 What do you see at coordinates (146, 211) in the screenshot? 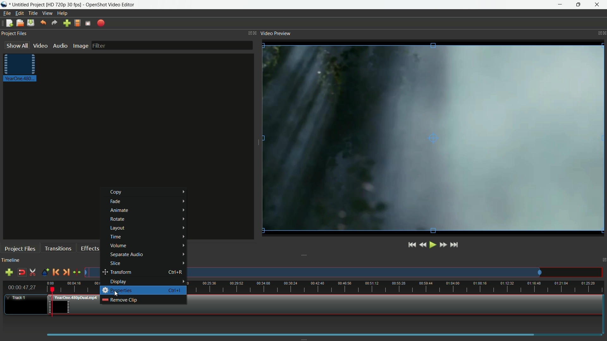
I see `animate` at bounding box center [146, 211].